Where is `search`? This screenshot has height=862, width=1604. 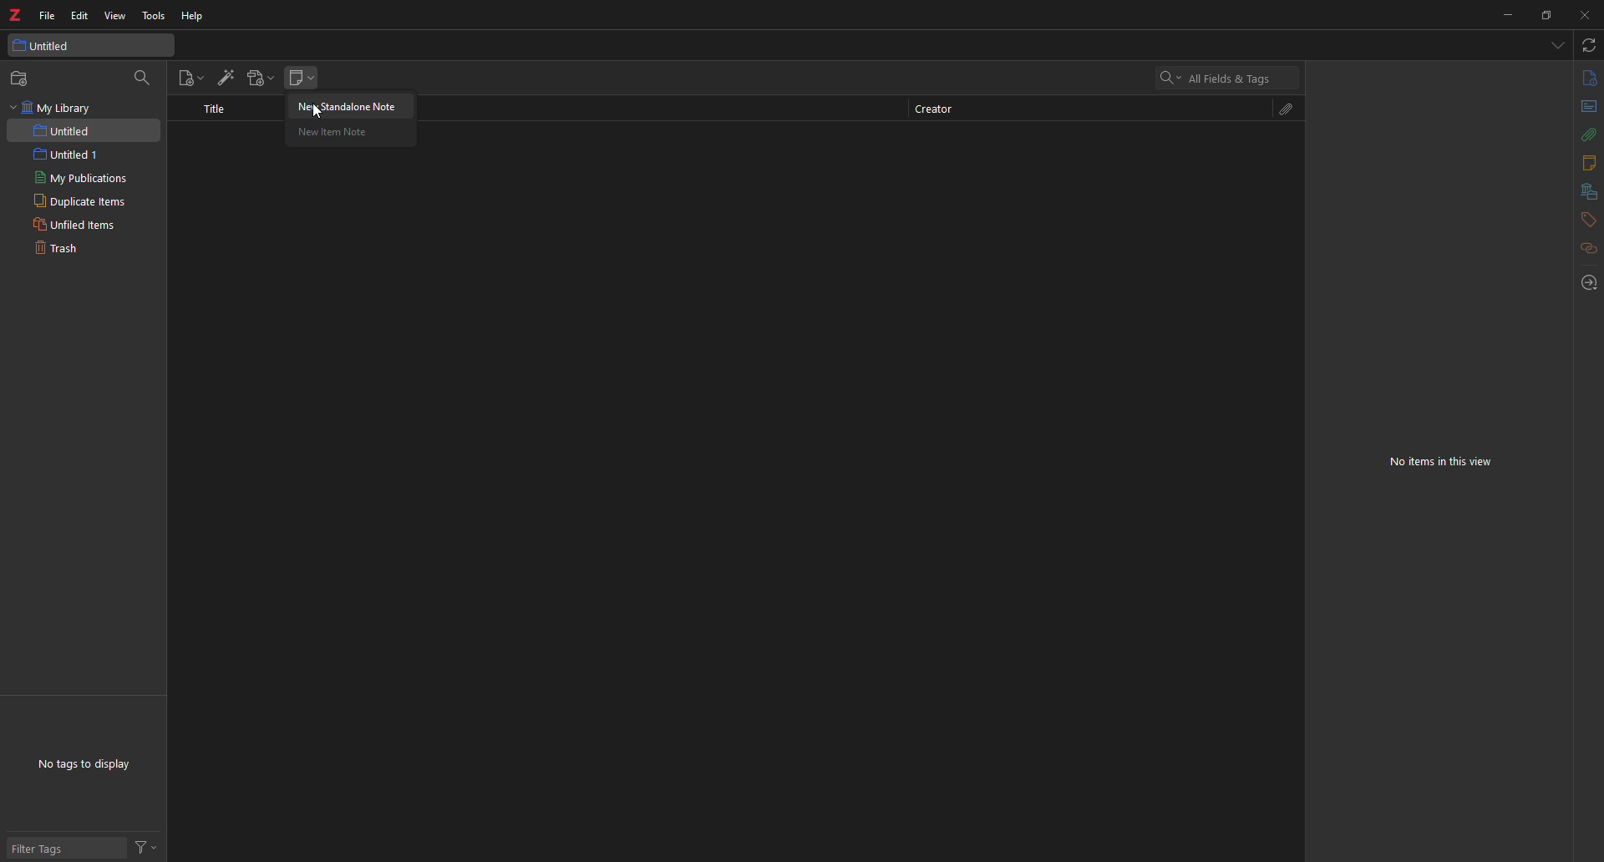 search is located at coordinates (144, 79).